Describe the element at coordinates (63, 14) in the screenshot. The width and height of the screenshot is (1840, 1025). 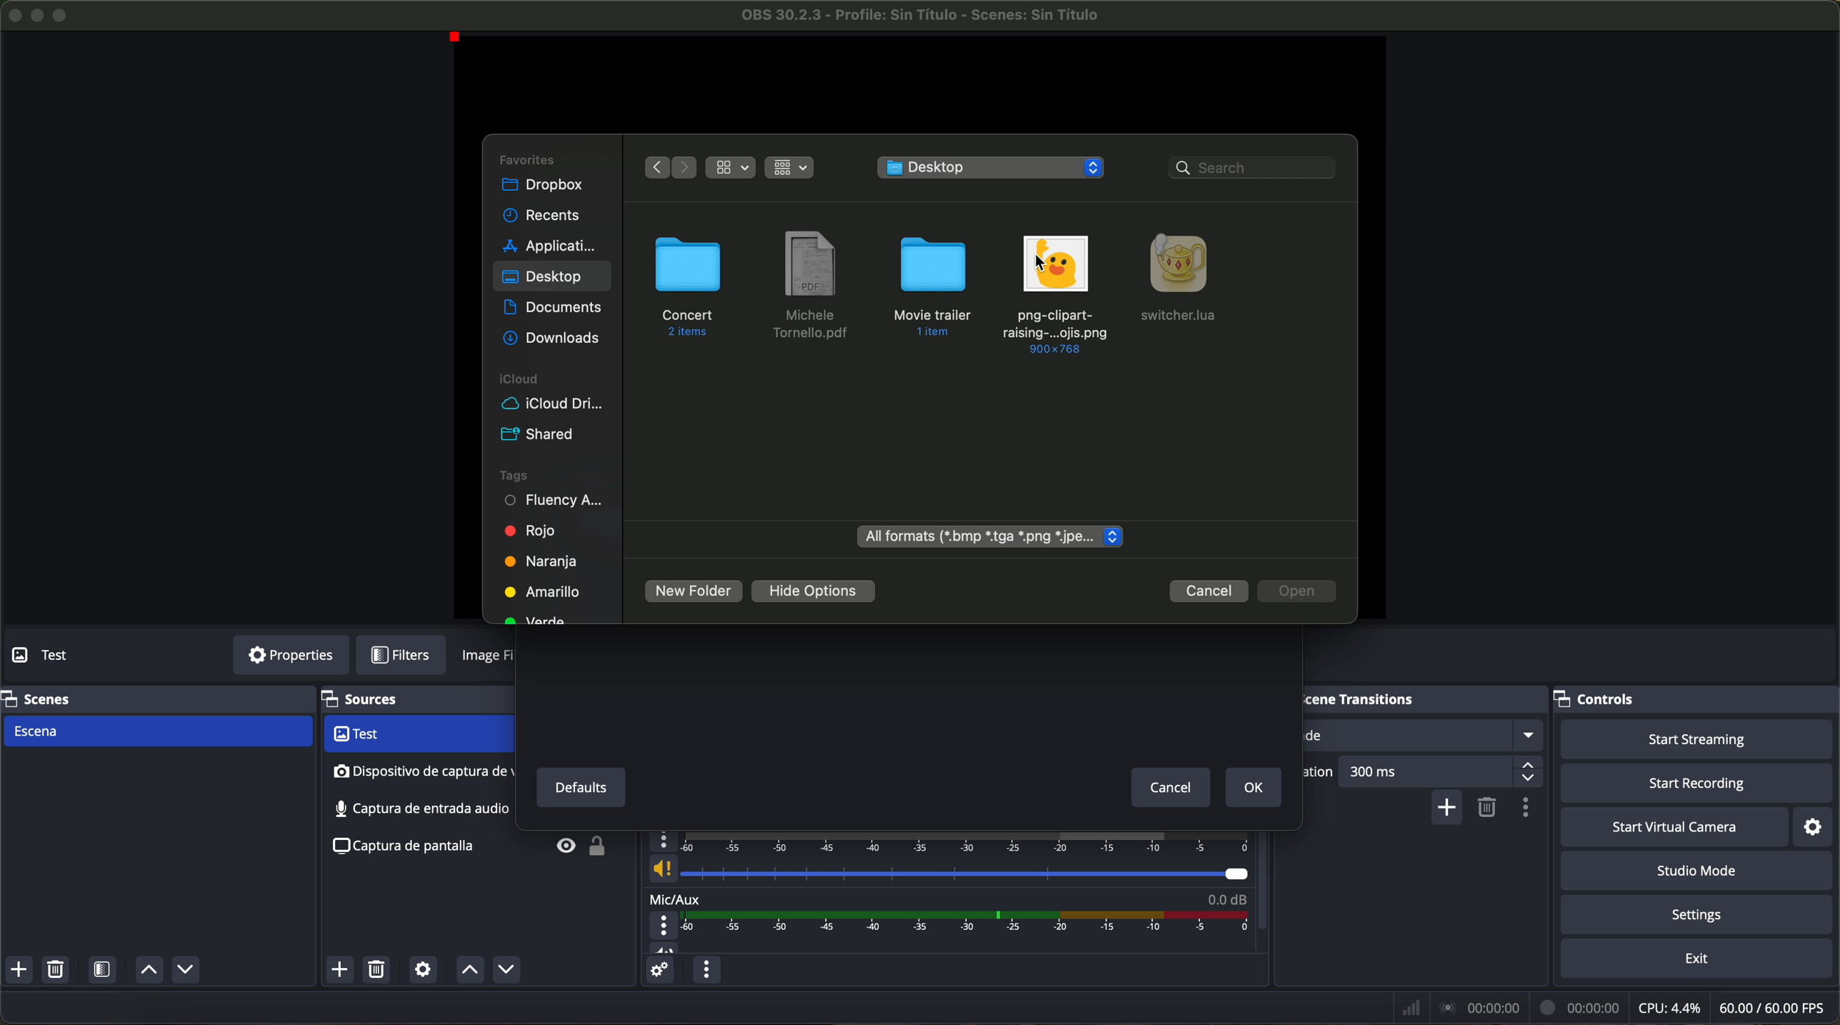
I see `maximize program` at that location.